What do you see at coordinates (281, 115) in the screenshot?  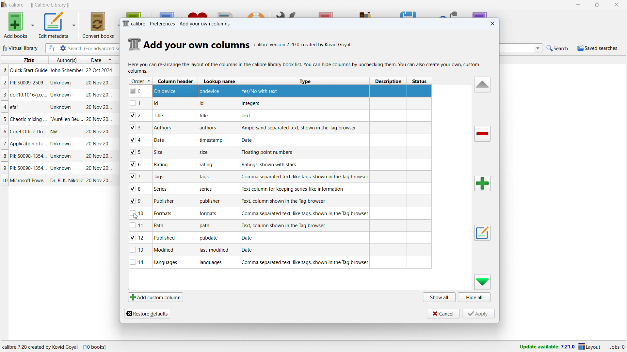 I see `v2 Title title Text` at bounding box center [281, 115].